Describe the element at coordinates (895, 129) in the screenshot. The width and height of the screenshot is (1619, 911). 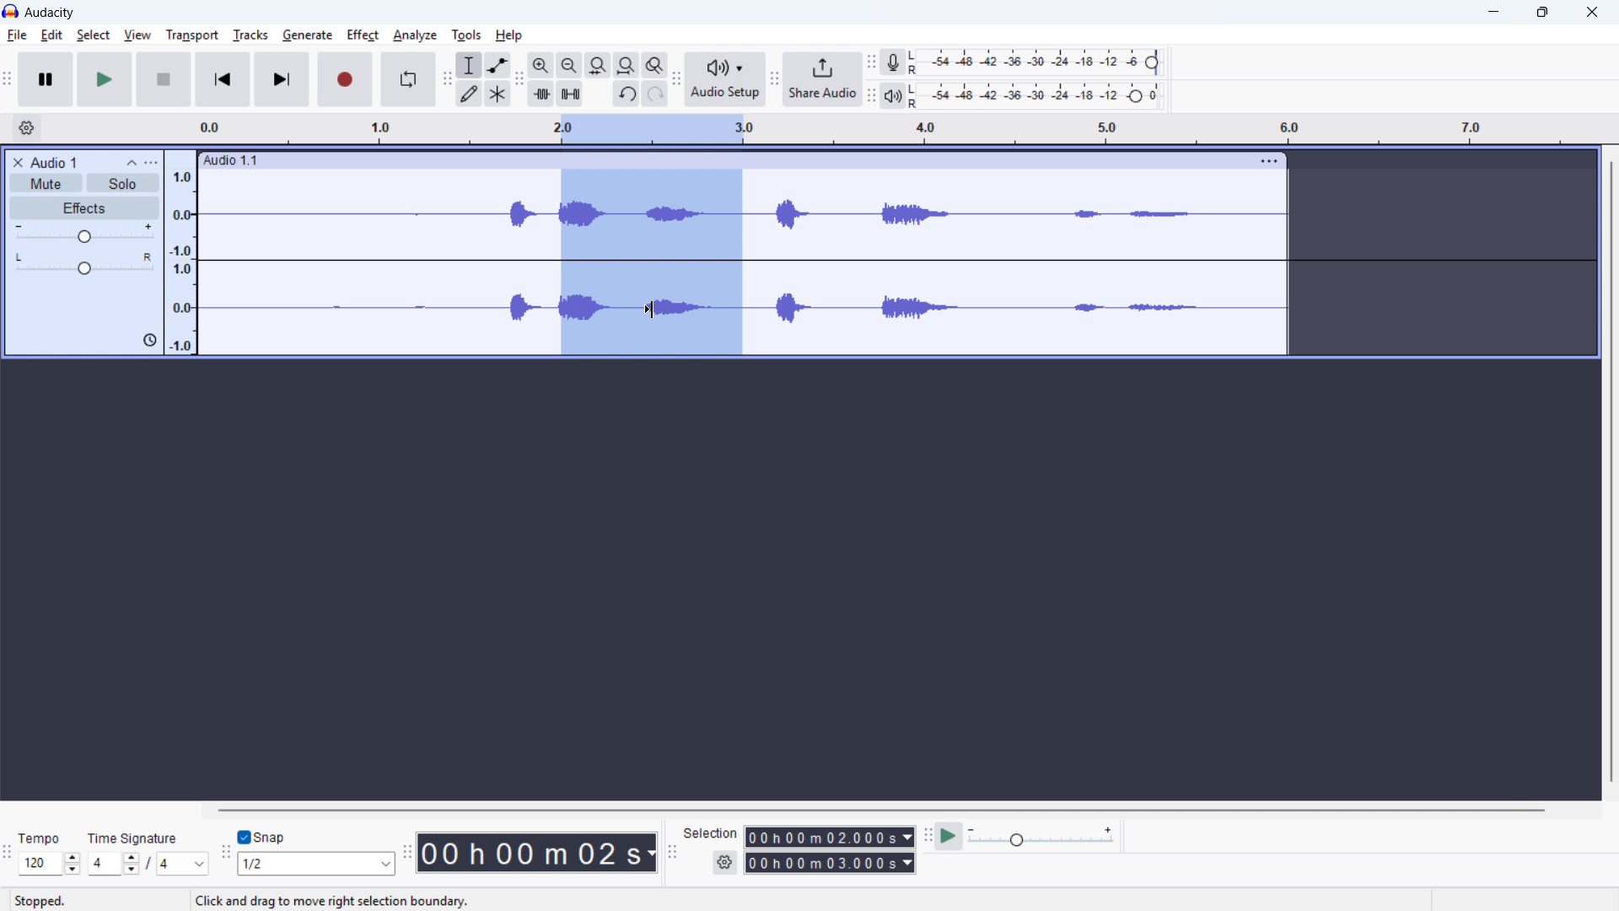
I see `Timeline` at that location.